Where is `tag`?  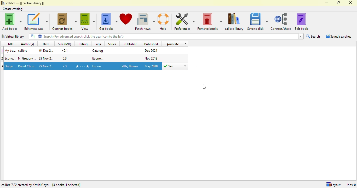 tag is located at coordinates (99, 66).